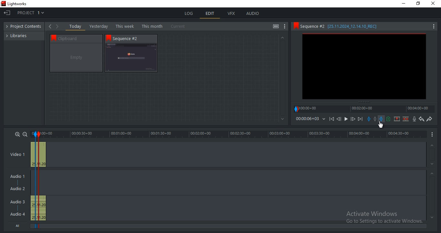  I want to click on Play, so click(346, 119).